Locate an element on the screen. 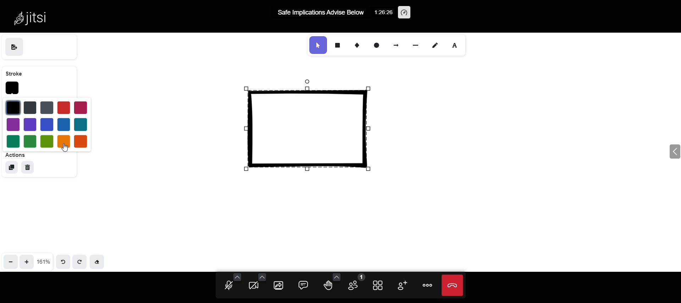  comment box is located at coordinates (304, 283).